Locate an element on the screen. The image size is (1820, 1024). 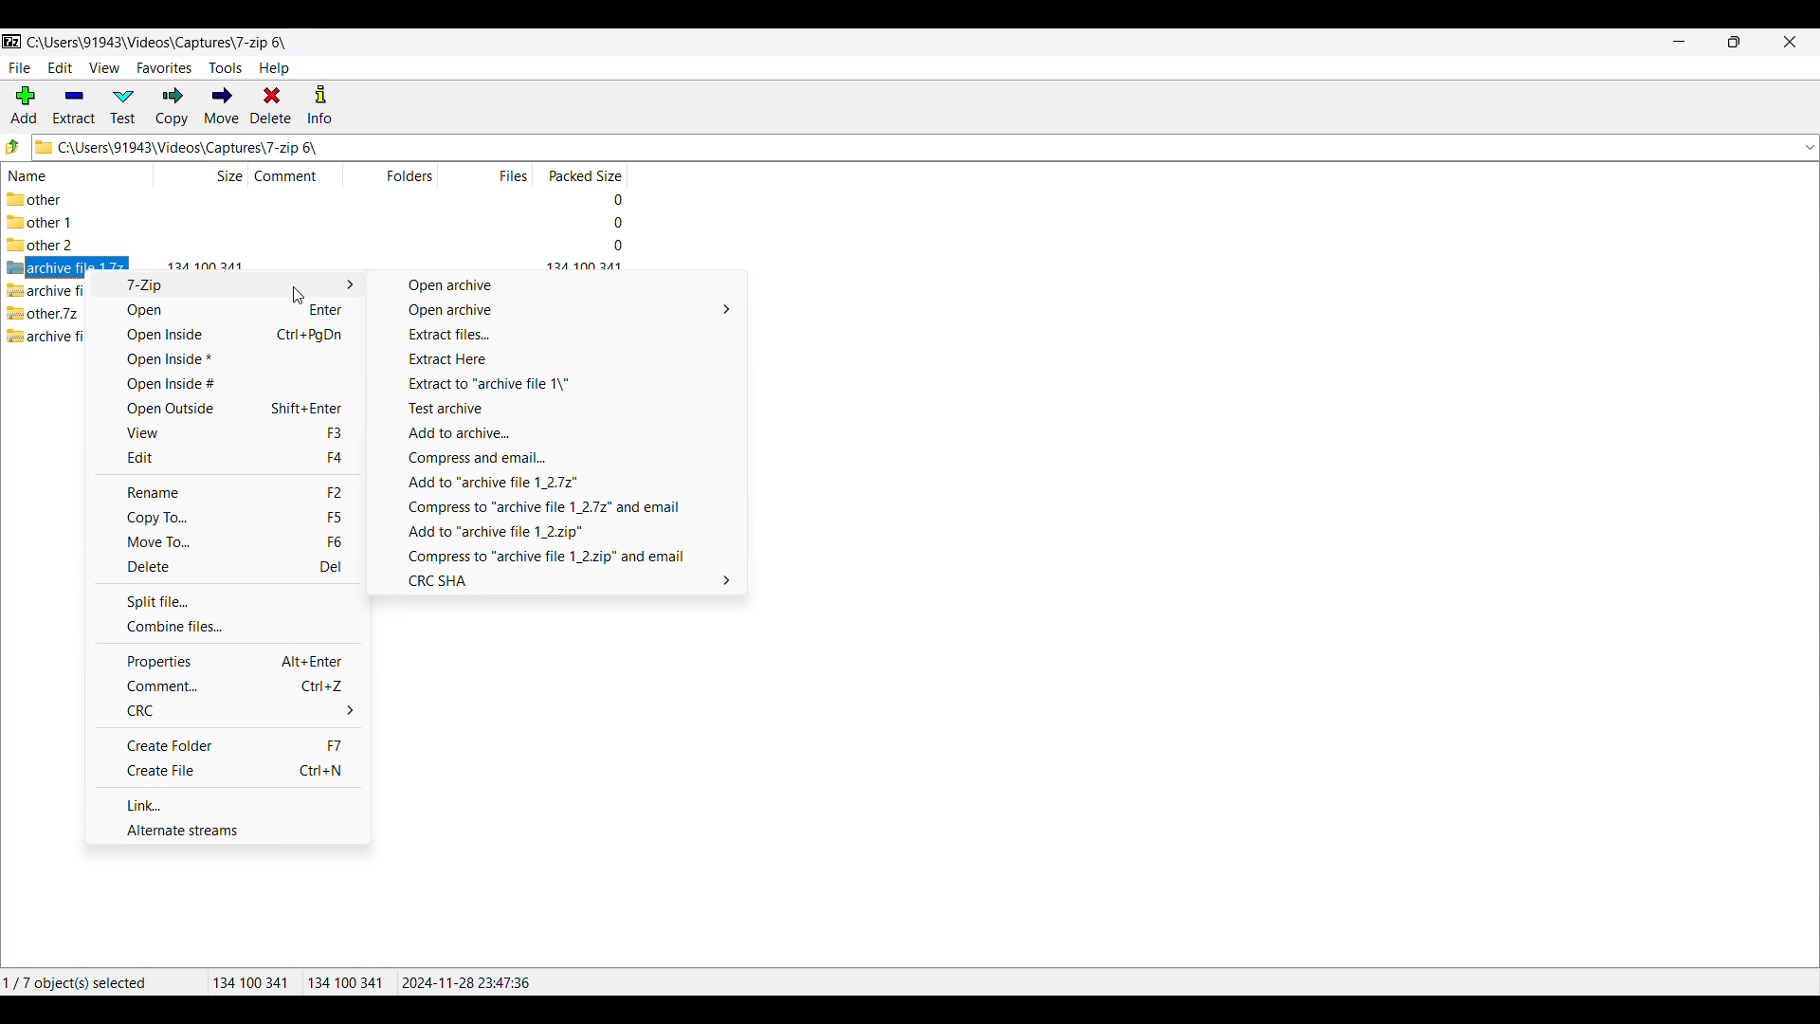
Info is located at coordinates (319, 103).